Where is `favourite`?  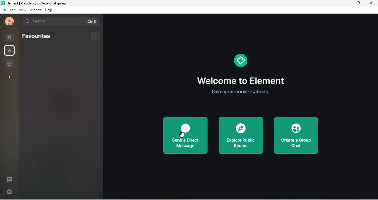
favourite is located at coordinates (11, 50).